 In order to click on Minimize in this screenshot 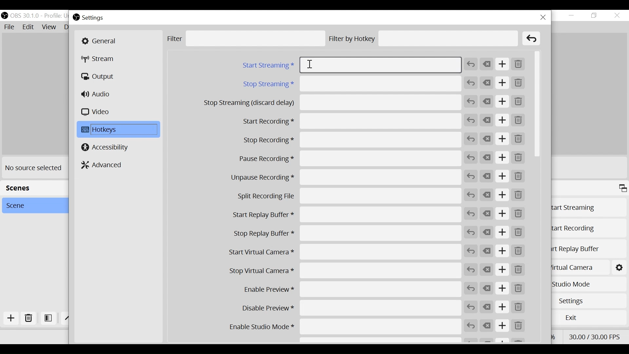, I will do `click(572, 15)`.